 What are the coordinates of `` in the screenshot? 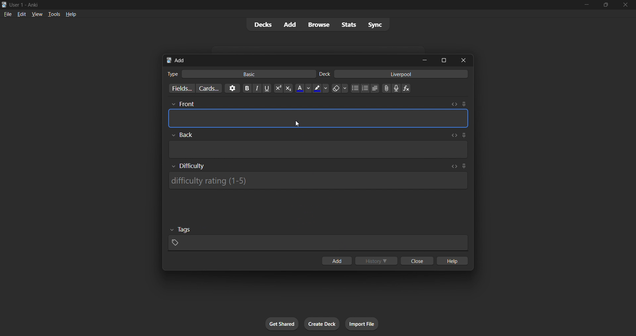 It's located at (181, 230).